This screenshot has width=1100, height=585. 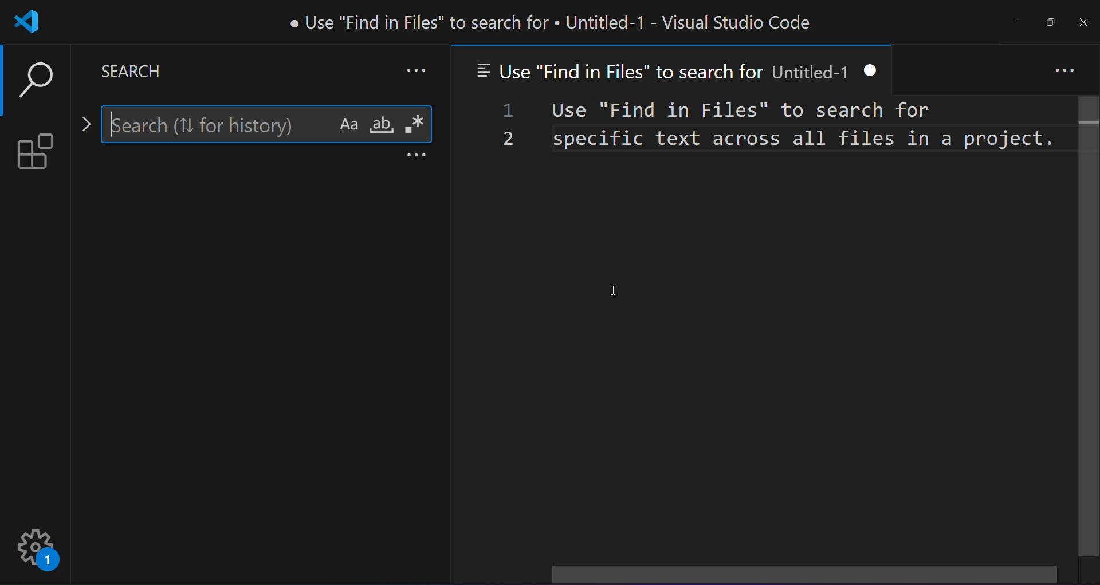 I want to click on scrollbar, so click(x=1086, y=329).